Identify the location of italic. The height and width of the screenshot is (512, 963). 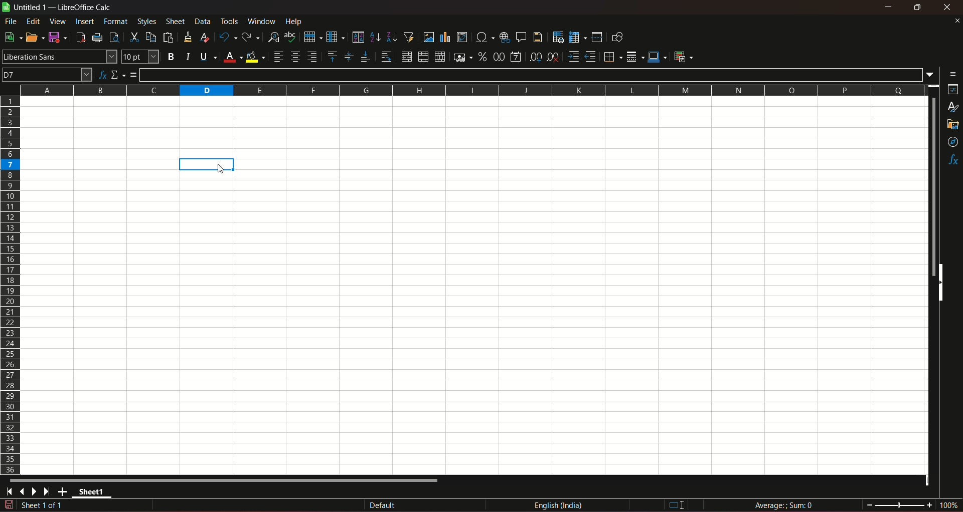
(188, 56).